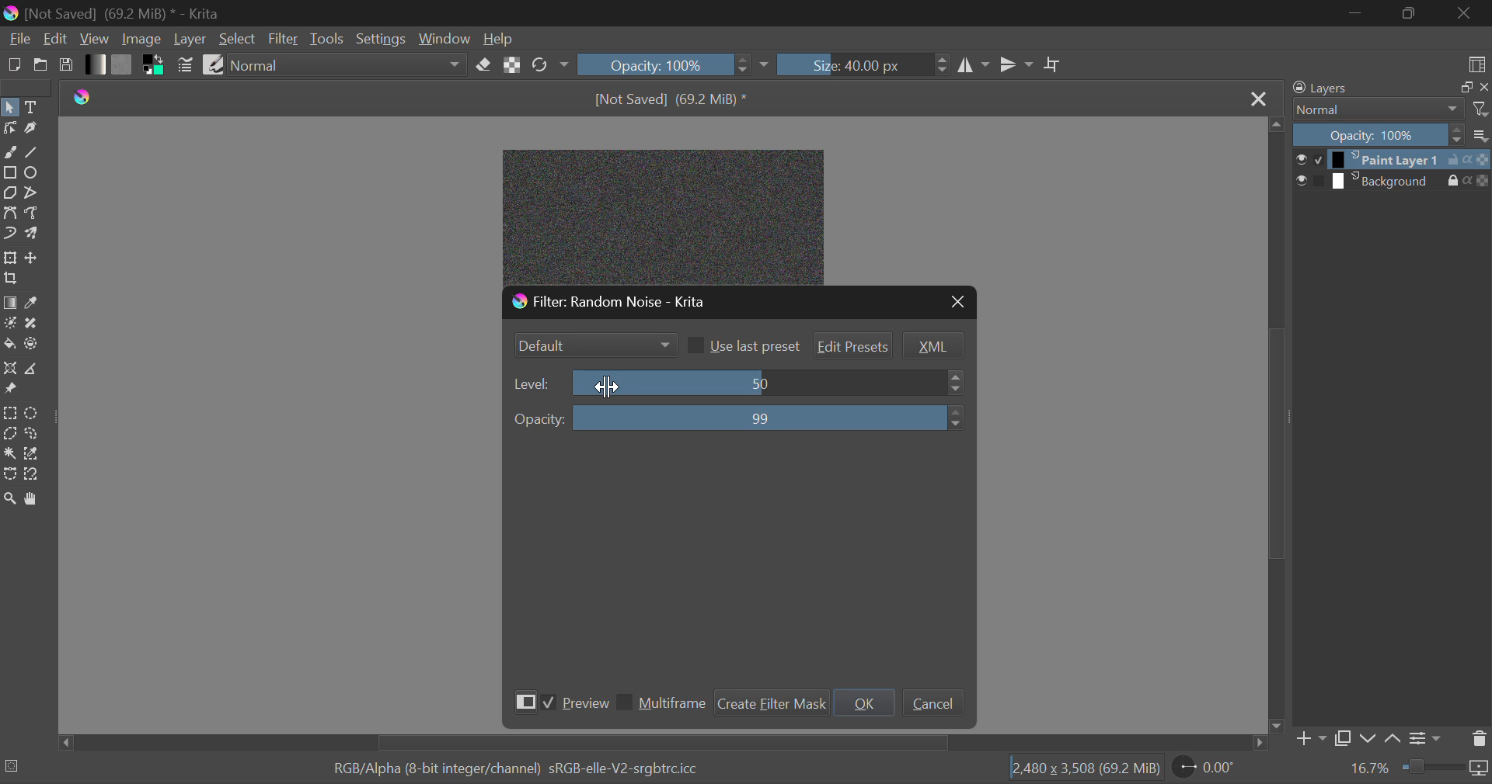  Describe the element at coordinates (1375, 109) in the screenshot. I see `Blending Mode` at that location.